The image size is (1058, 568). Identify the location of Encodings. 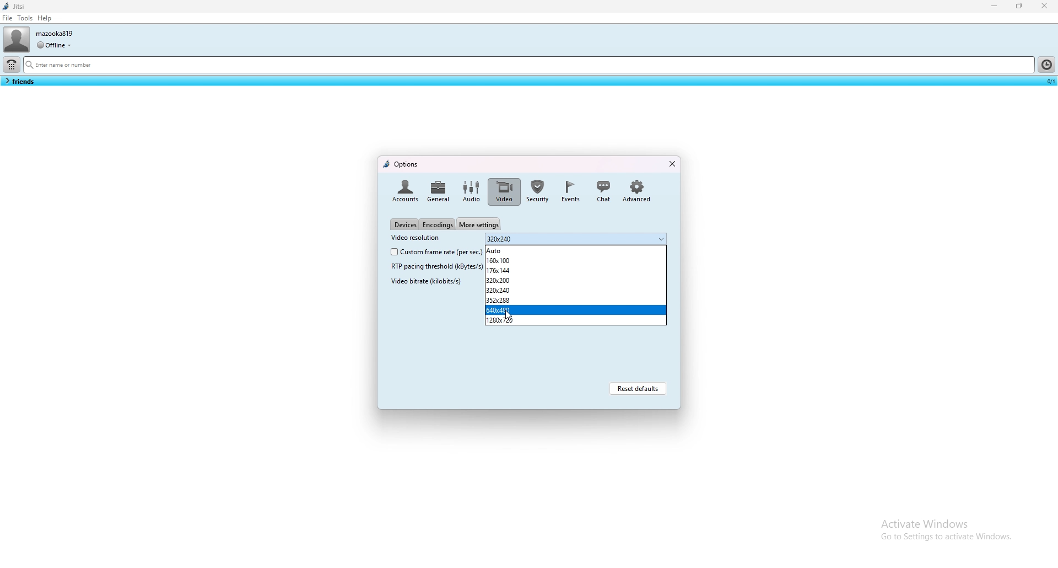
(438, 225).